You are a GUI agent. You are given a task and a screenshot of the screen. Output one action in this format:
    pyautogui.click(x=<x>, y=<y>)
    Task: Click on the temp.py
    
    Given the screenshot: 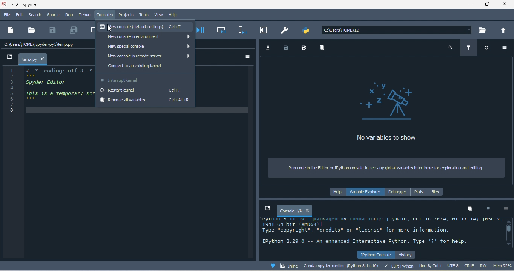 What is the action you would take?
    pyautogui.click(x=33, y=59)
    